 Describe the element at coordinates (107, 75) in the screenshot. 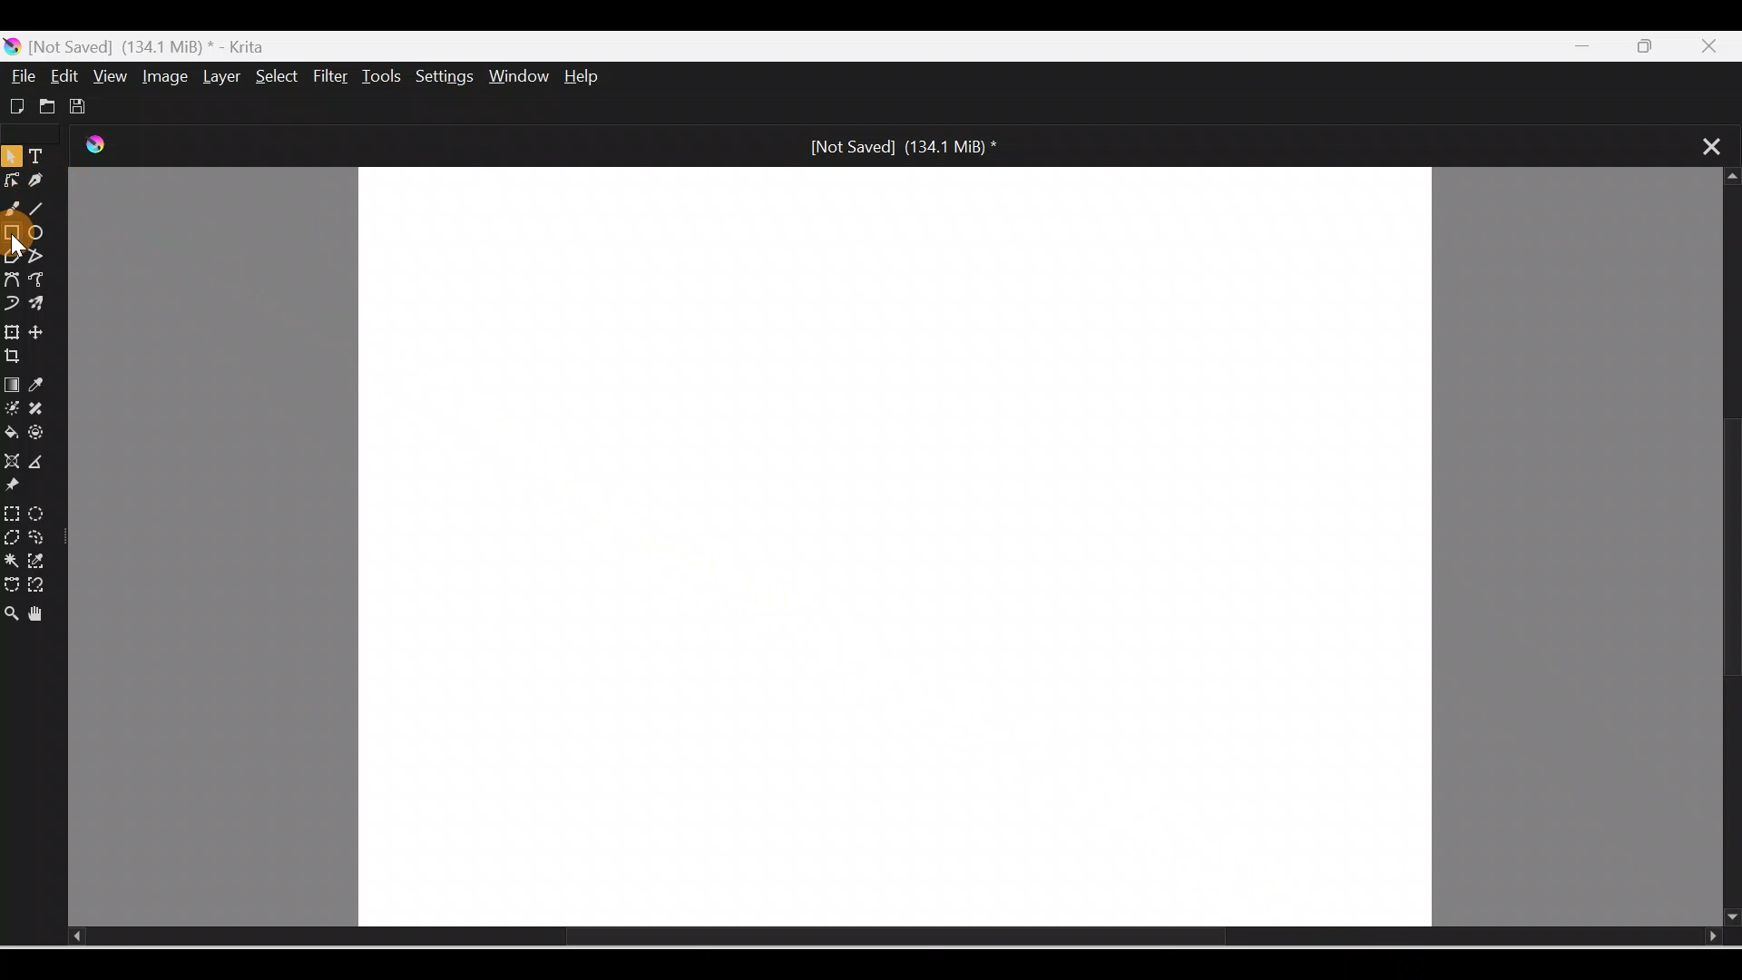

I see `View` at that location.